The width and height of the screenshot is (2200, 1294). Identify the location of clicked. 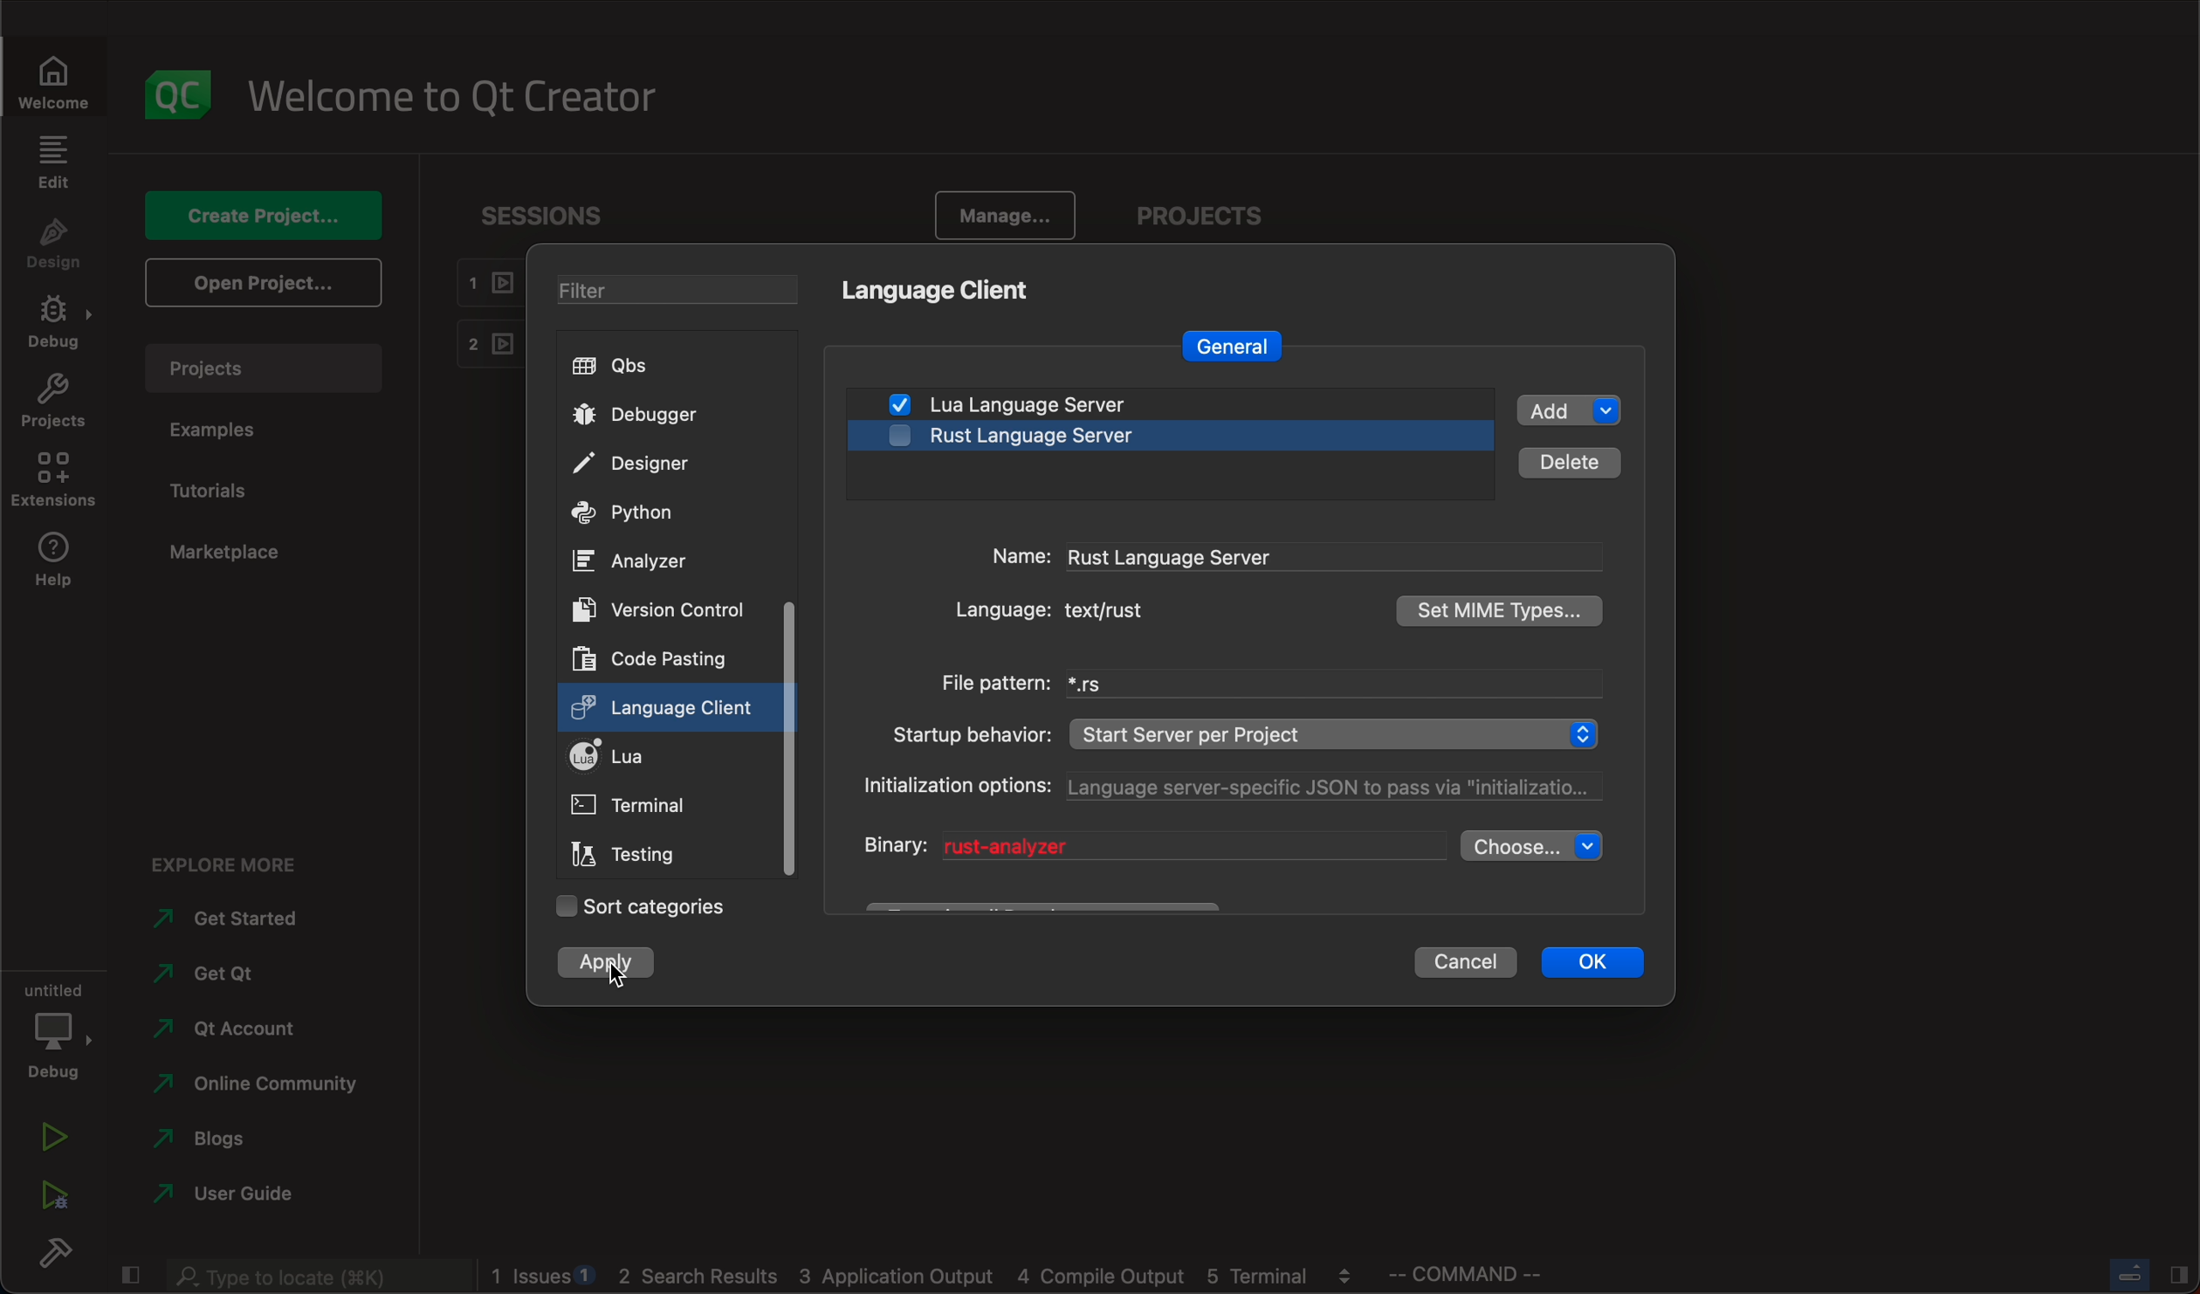
(607, 964).